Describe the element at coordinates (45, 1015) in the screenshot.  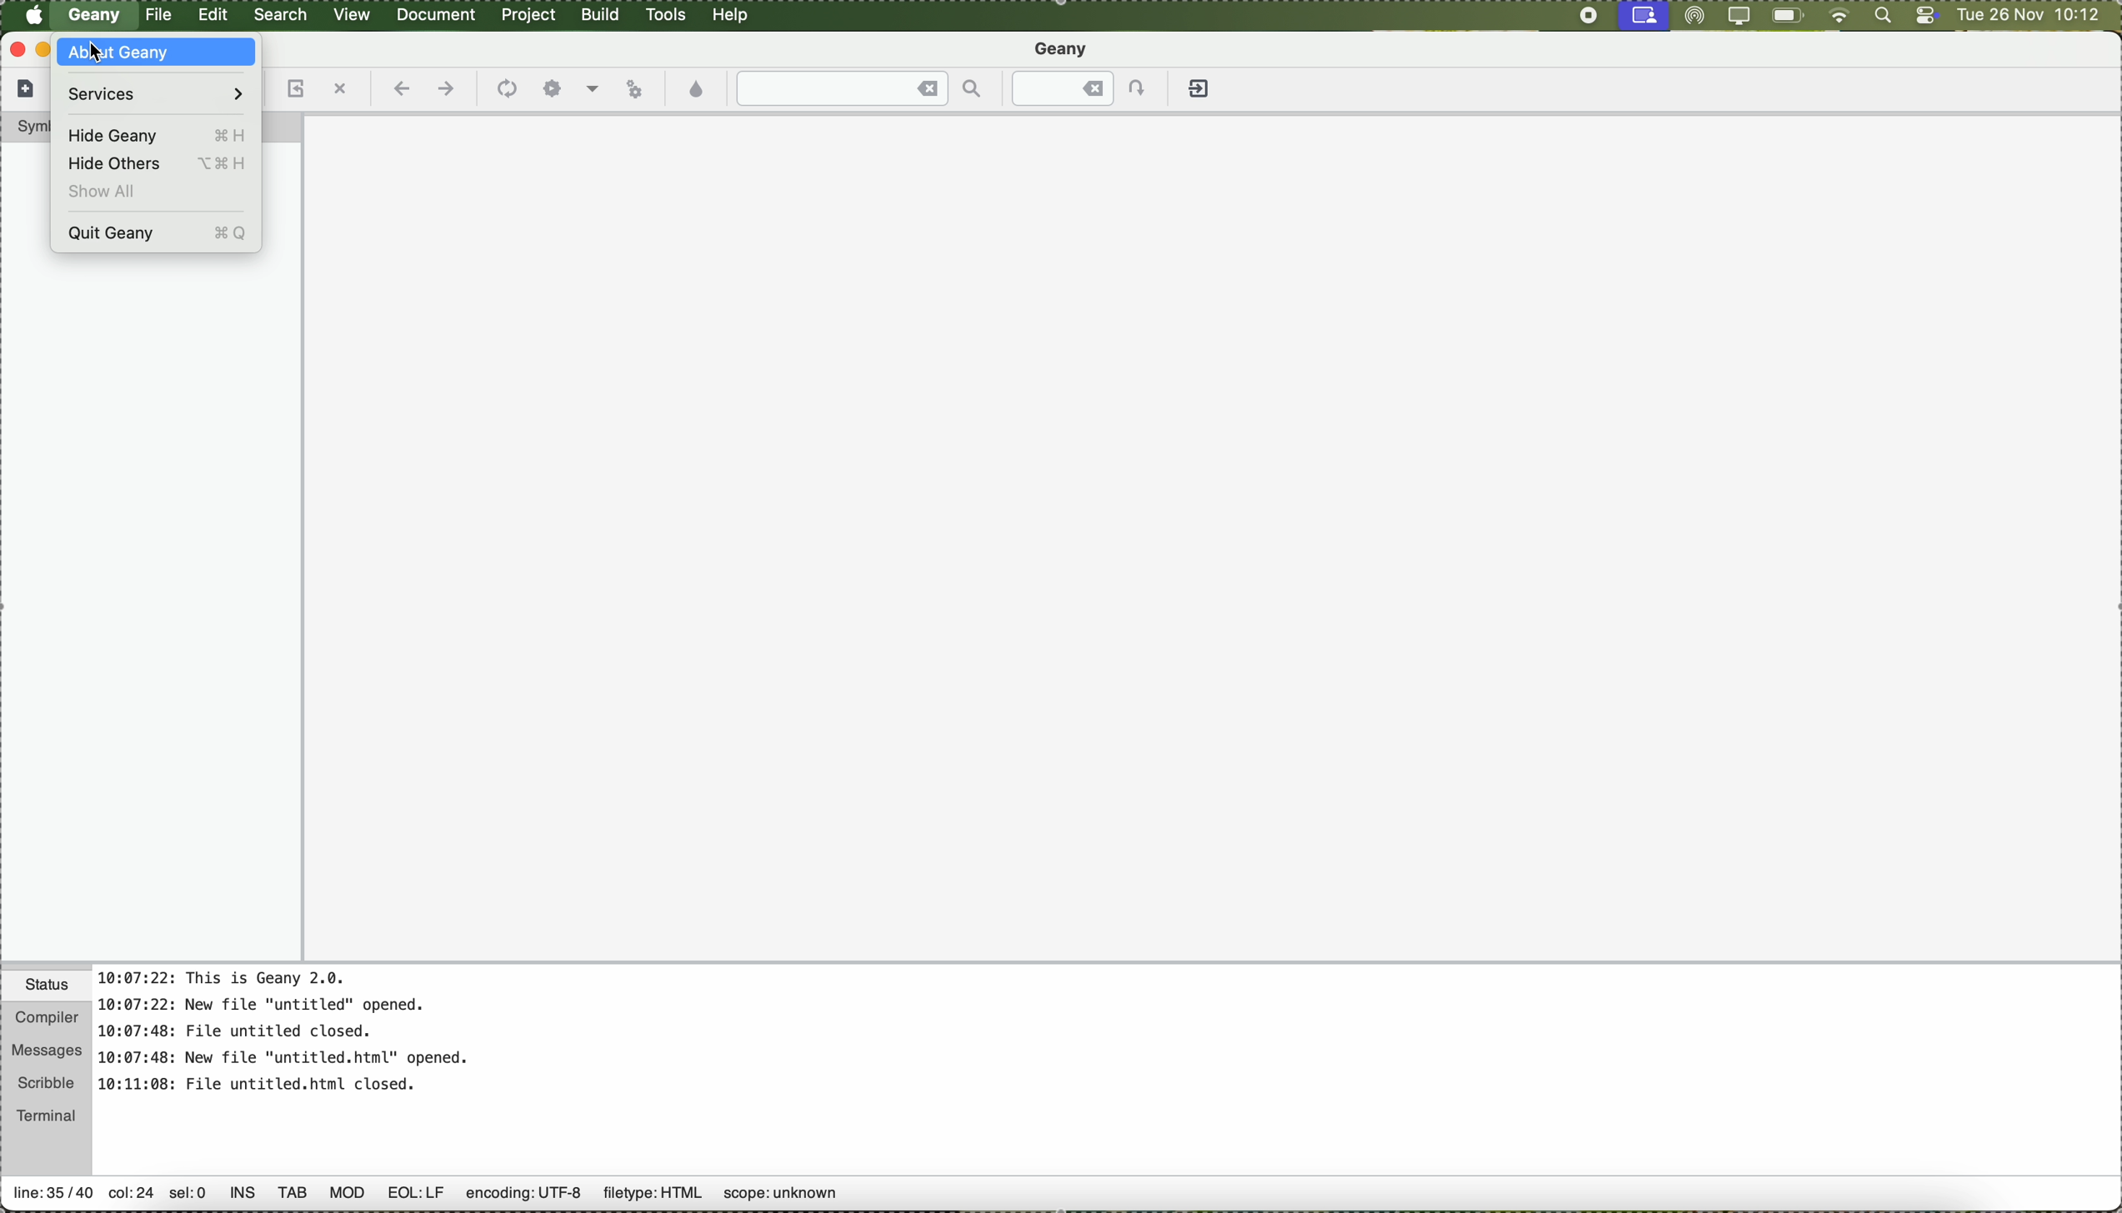
I see `compiler` at that location.